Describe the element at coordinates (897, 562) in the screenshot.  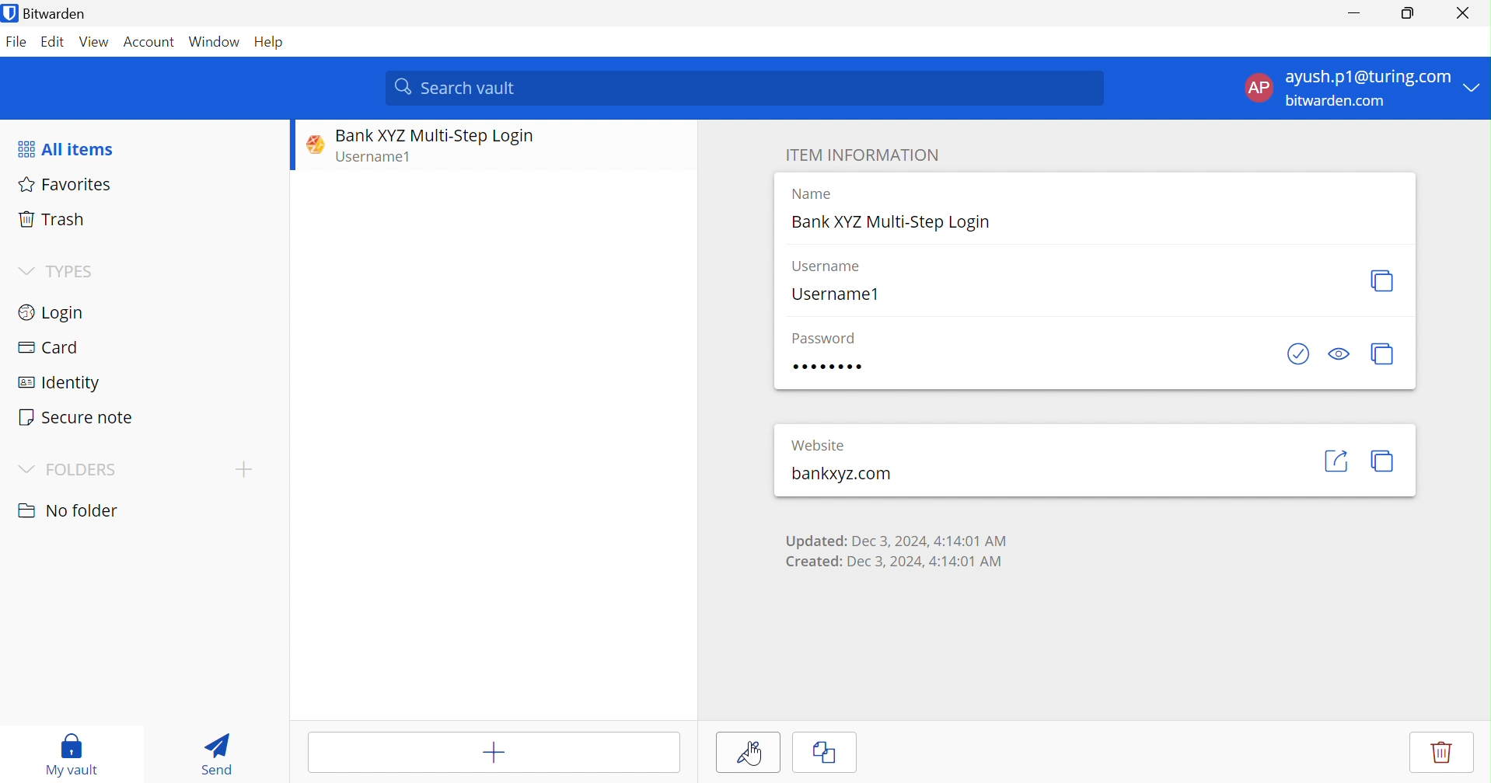
I see `Created: Dec 3, 2024, 4:14:01 AM` at that location.